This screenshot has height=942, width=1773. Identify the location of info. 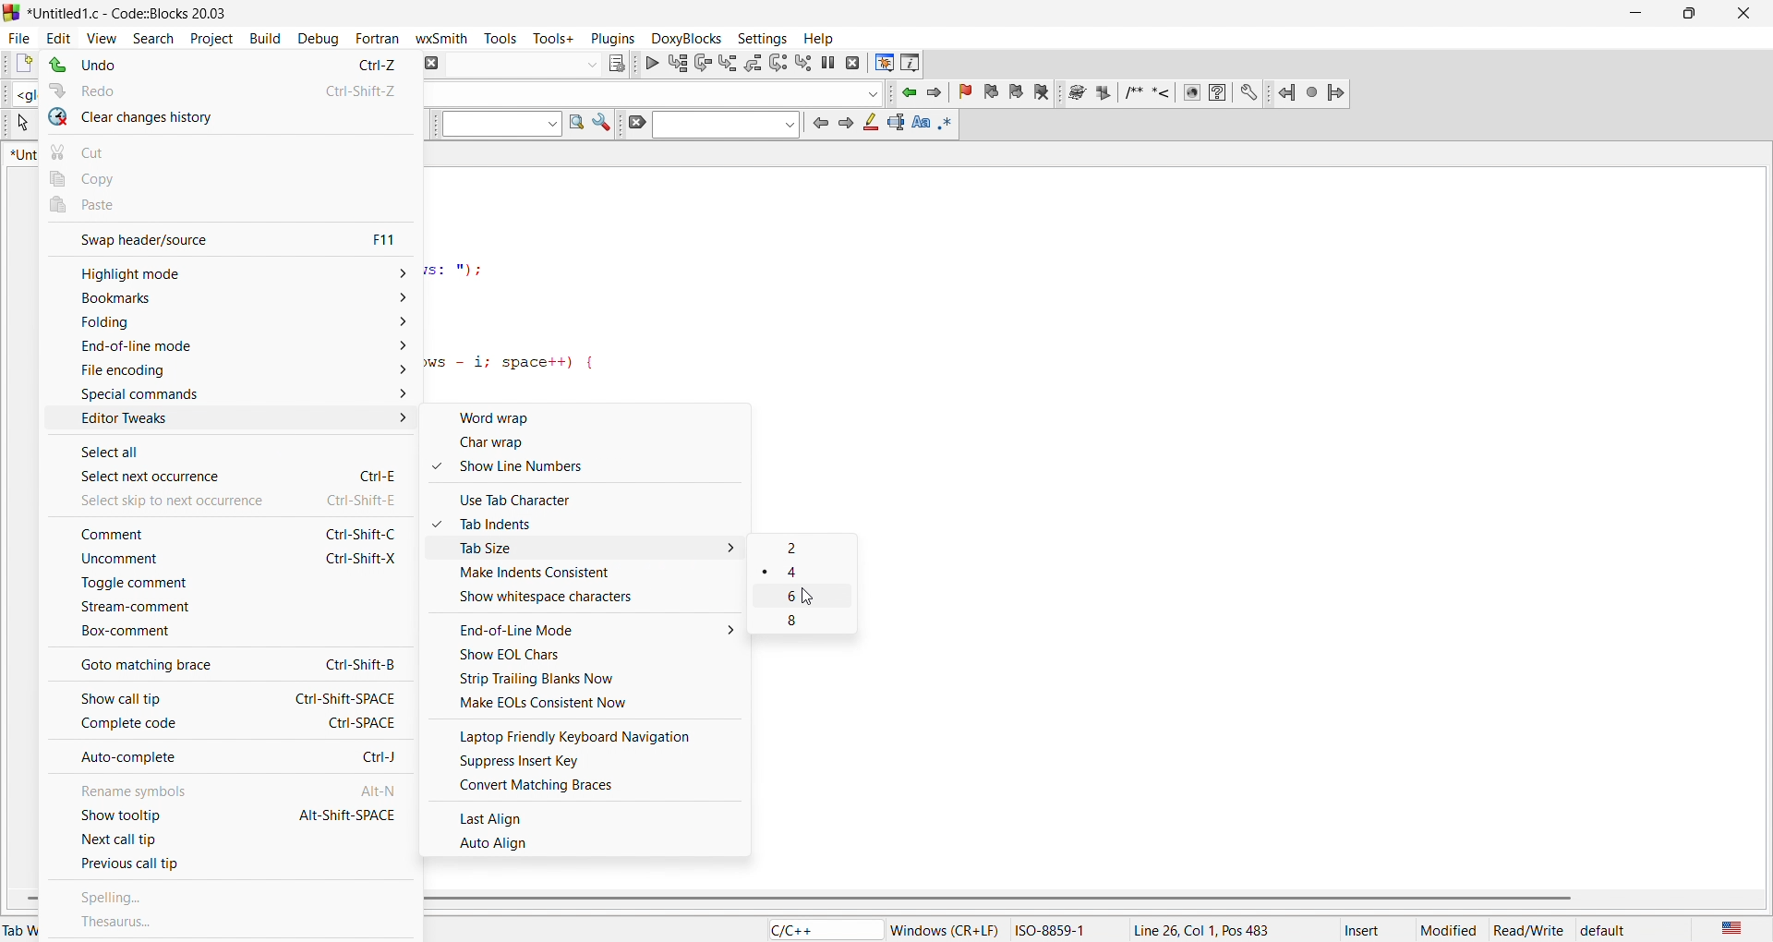
(908, 63).